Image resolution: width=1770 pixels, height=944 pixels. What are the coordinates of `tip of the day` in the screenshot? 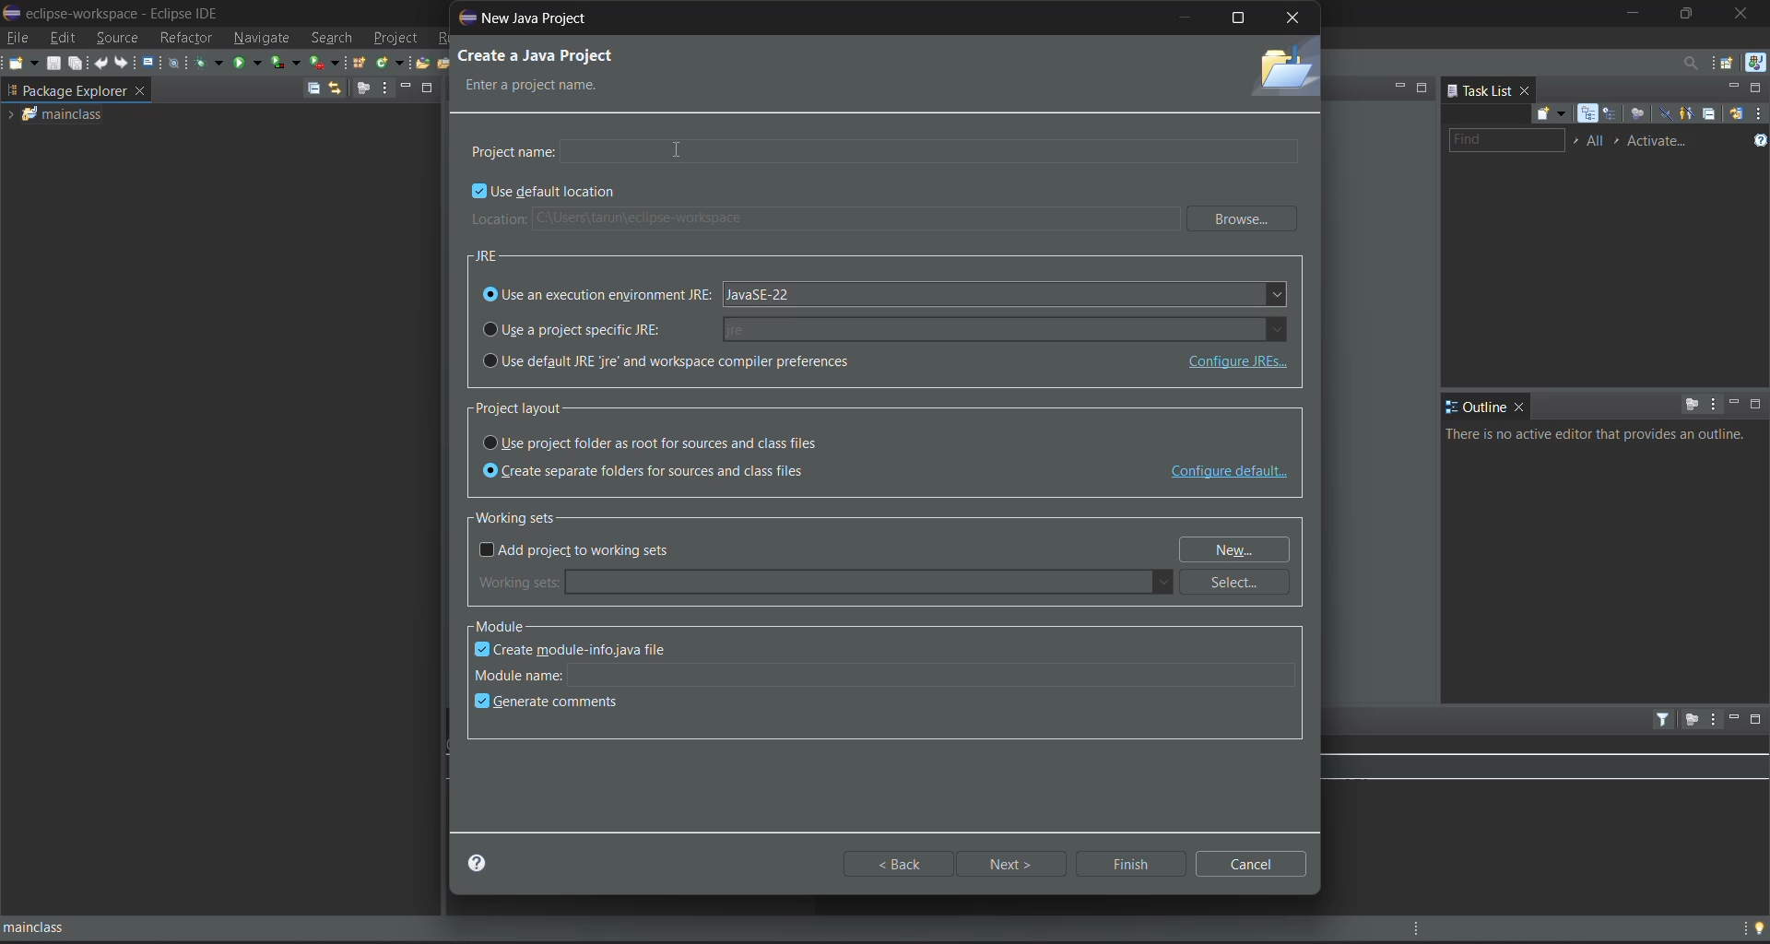 It's located at (1758, 926).